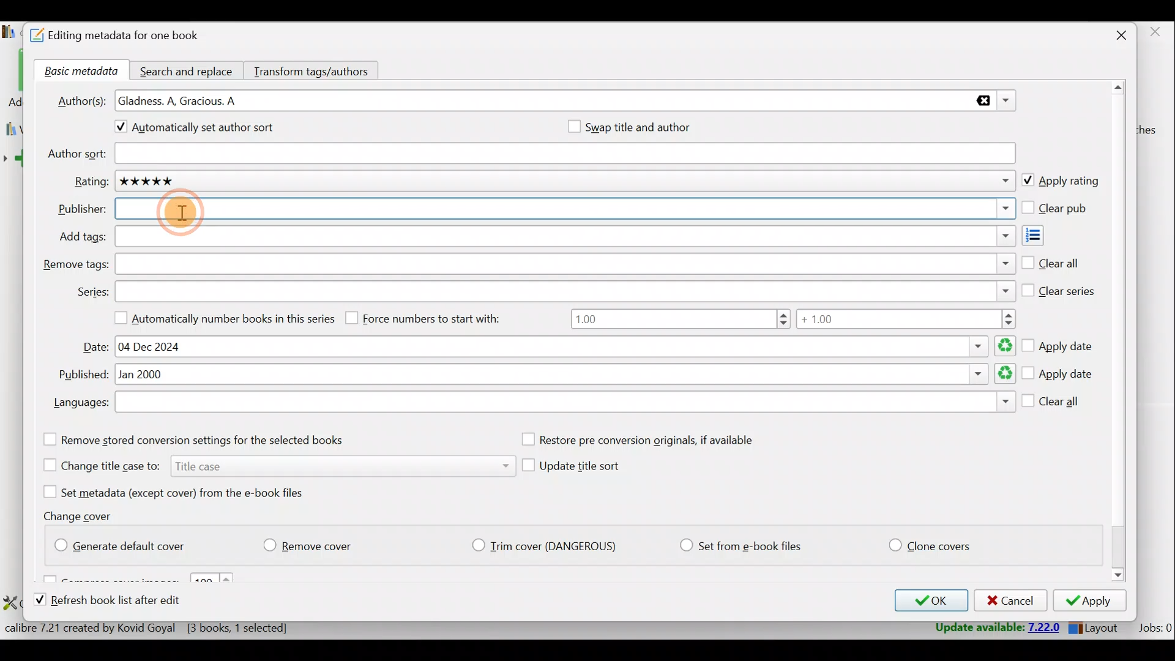 The height and width of the screenshot is (661, 1175). I want to click on Layout, so click(1096, 626).